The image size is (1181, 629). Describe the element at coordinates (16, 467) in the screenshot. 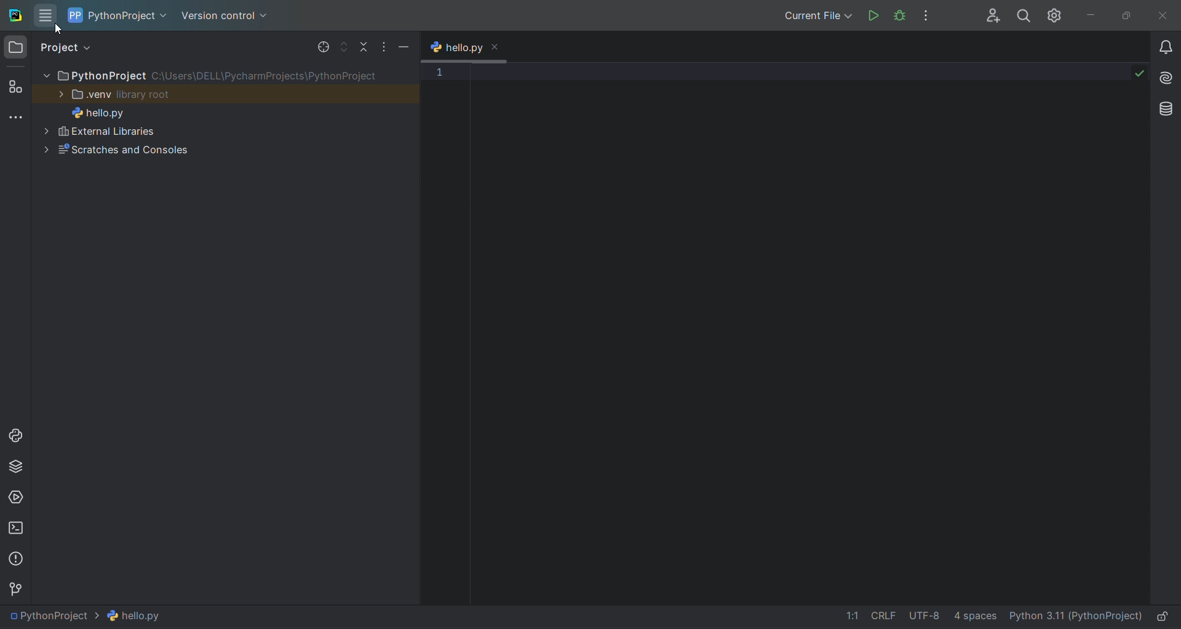

I see `python package` at that location.